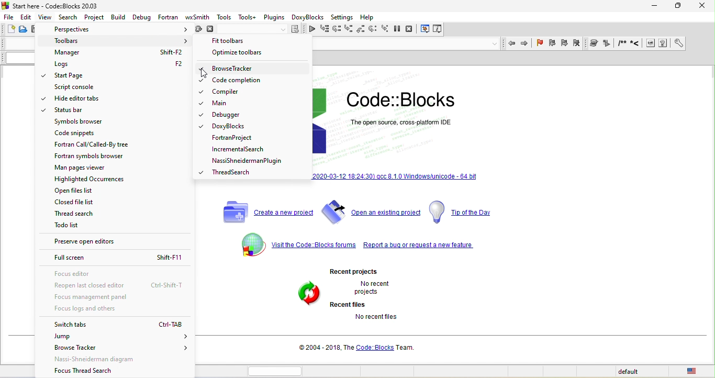  What do you see at coordinates (194, 49) in the screenshot?
I see `cursor movement` at bounding box center [194, 49].